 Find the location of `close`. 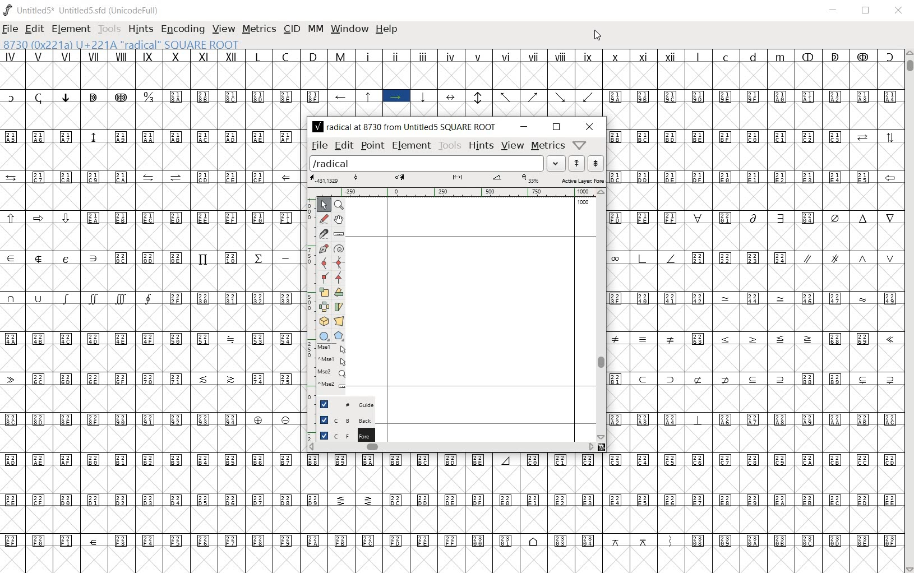

close is located at coordinates (590, 127).